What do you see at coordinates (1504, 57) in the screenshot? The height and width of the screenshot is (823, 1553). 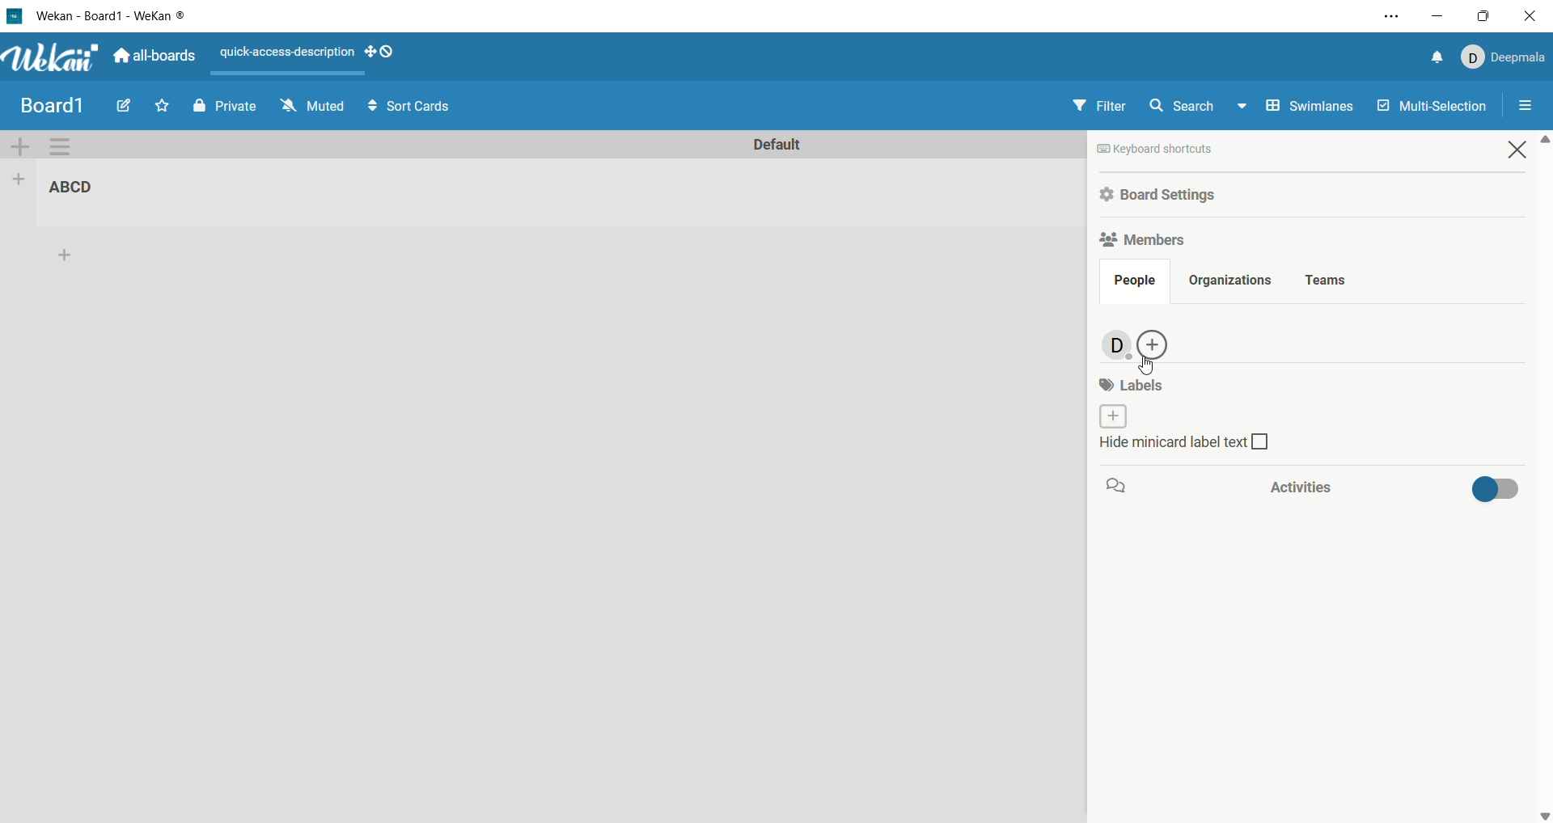 I see `account` at bounding box center [1504, 57].